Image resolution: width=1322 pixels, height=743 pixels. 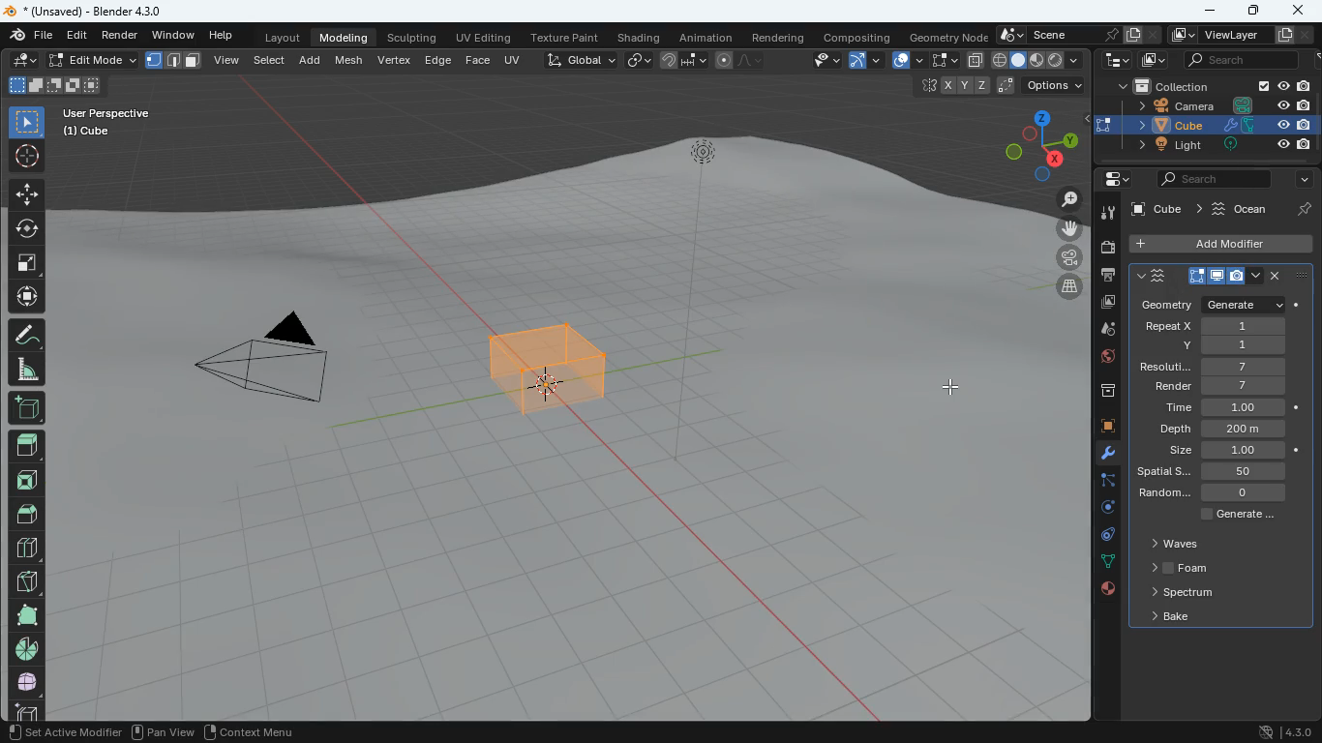 I want to click on time, so click(x=1225, y=405).